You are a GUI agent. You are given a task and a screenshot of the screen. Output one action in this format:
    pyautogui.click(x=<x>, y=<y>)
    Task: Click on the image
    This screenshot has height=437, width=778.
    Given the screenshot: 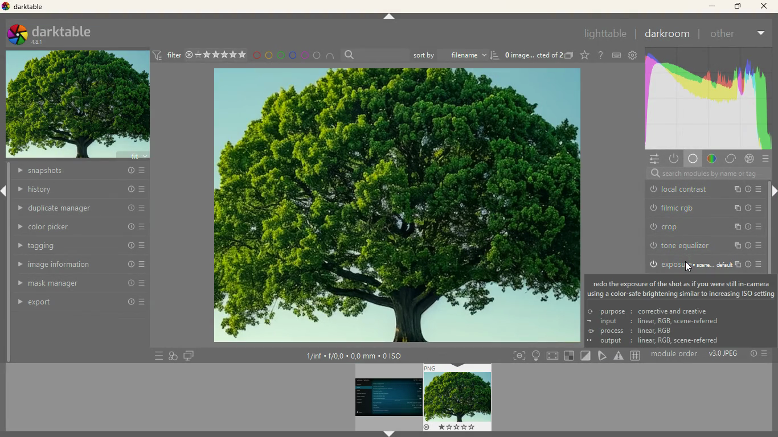 What is the action you would take?
    pyautogui.click(x=398, y=205)
    